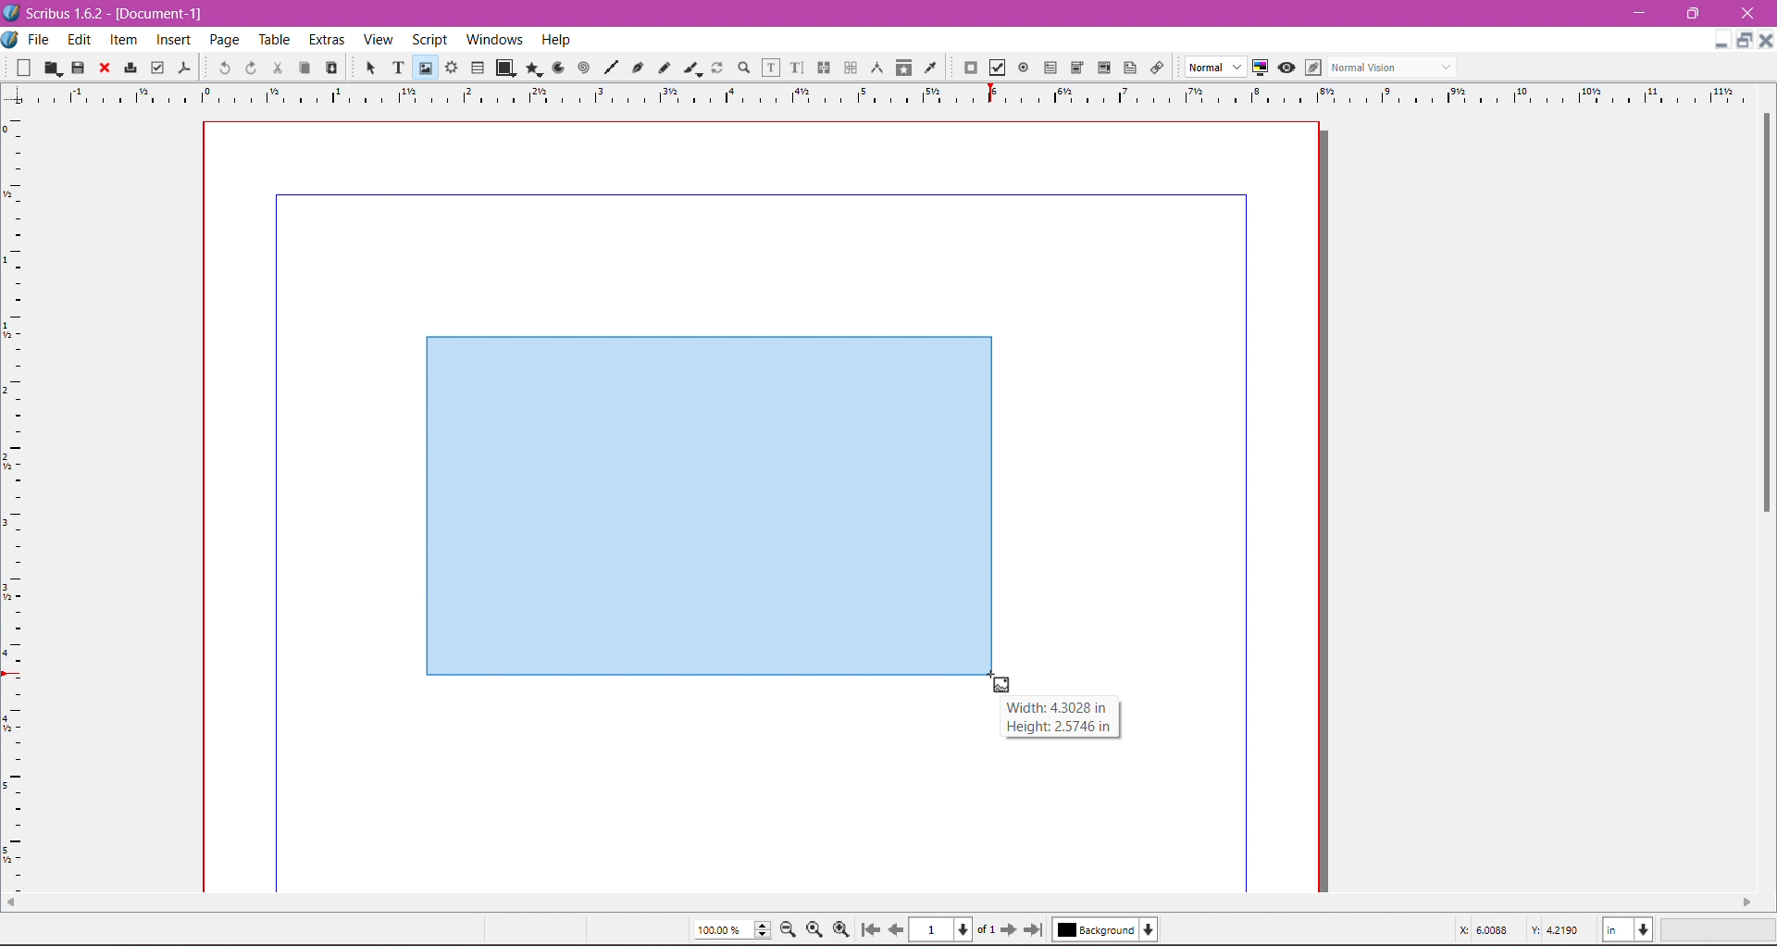  Describe the element at coordinates (105, 68) in the screenshot. I see `Close` at that location.